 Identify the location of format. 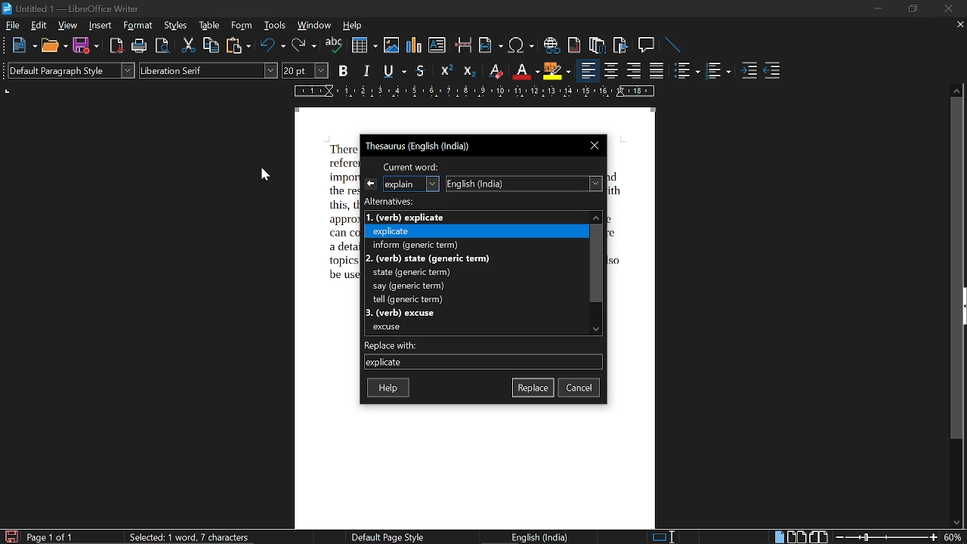
(139, 26).